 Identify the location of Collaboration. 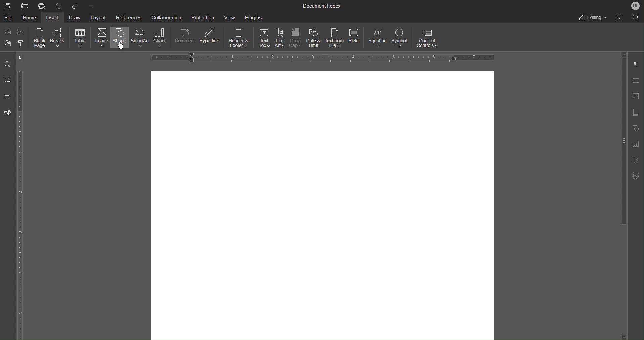
(166, 17).